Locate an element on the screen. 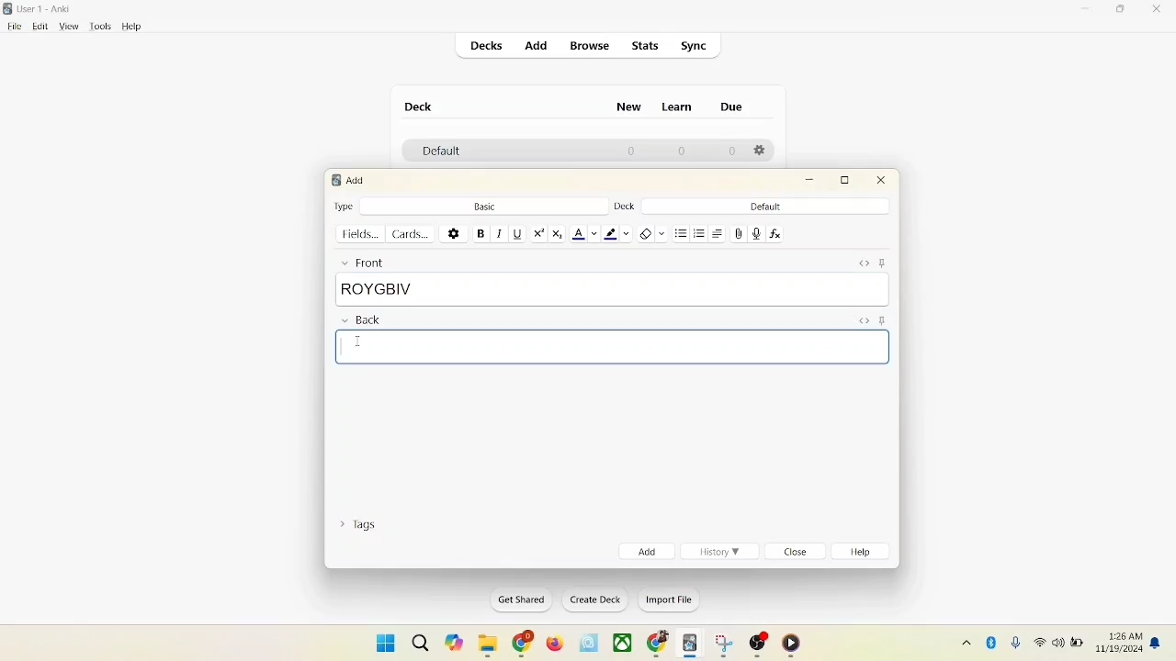  edit is located at coordinates (38, 26).